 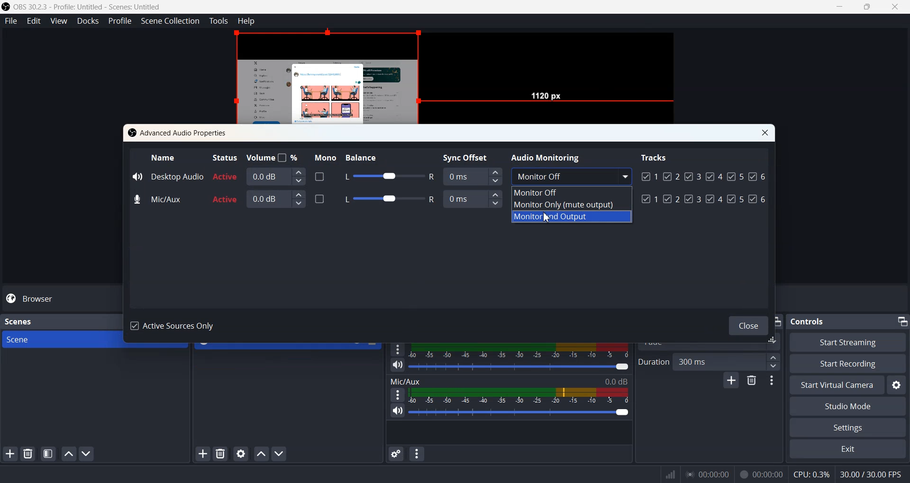 I want to click on Audio Monitoring, so click(x=548, y=156).